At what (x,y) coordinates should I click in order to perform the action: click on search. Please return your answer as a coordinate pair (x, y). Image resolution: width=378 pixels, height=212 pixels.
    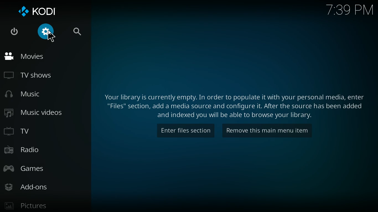
    Looking at the image, I should click on (77, 30).